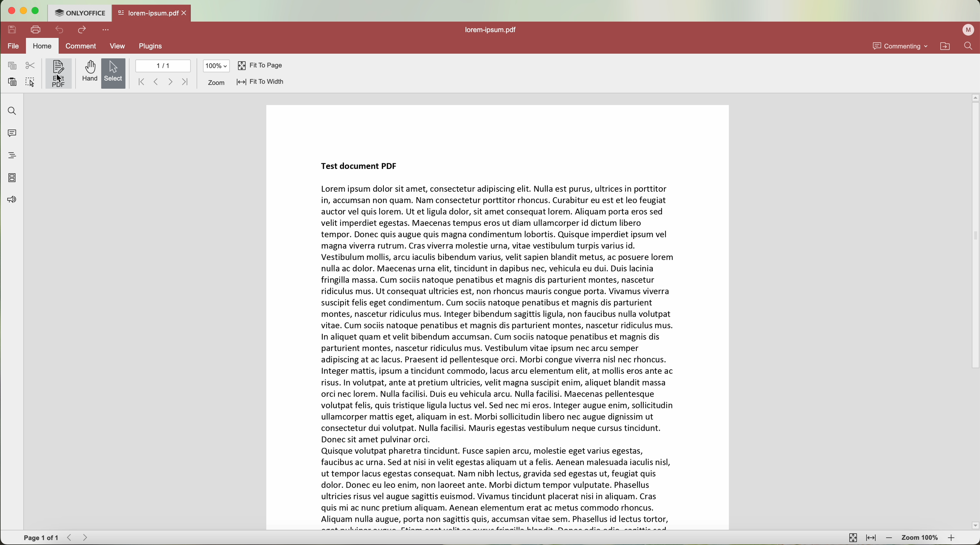  What do you see at coordinates (951, 538) in the screenshot?
I see `zoom in` at bounding box center [951, 538].